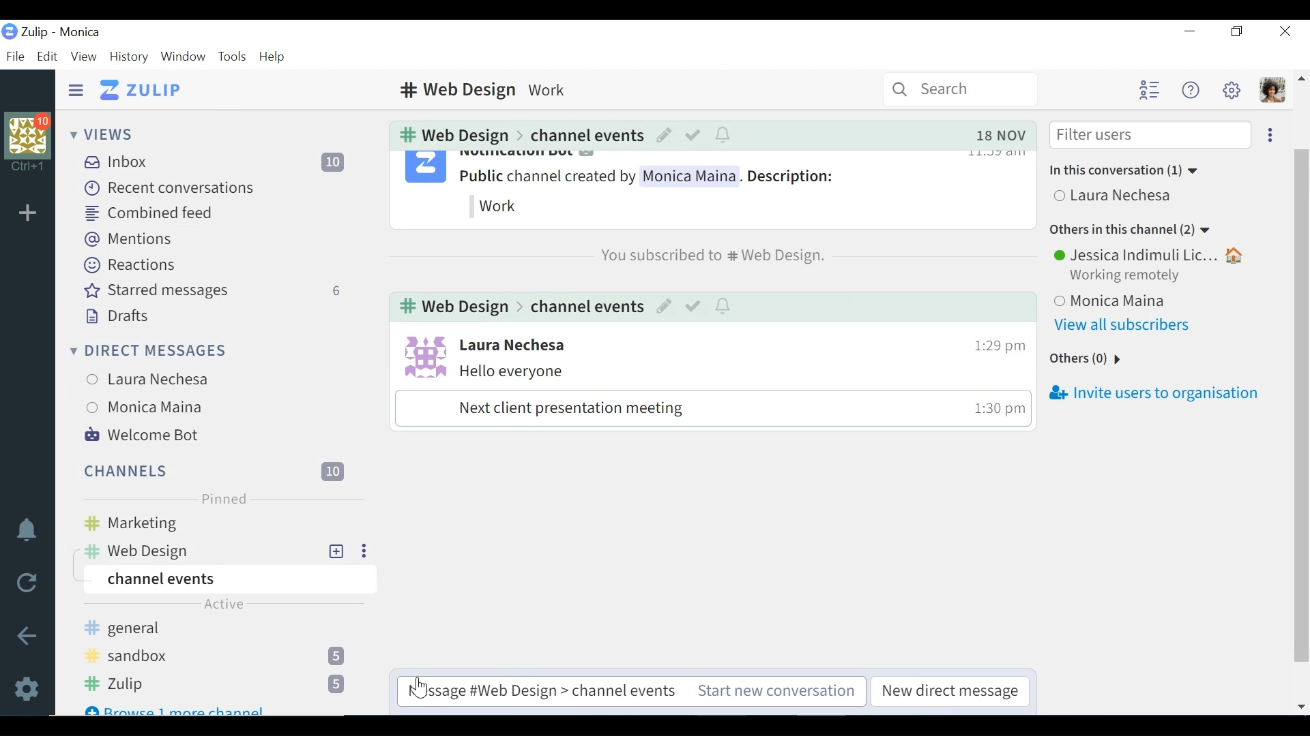 This screenshot has height=736, width=1310. Describe the element at coordinates (214, 291) in the screenshot. I see `Starred messages` at that location.